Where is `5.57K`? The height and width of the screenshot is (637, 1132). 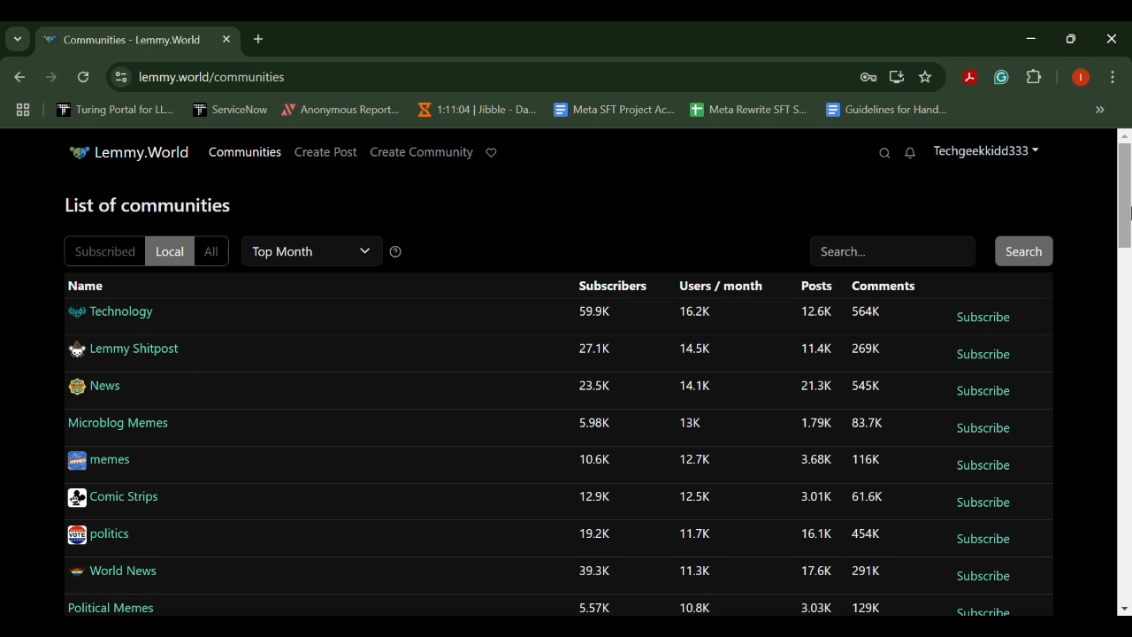 5.57K is located at coordinates (596, 610).